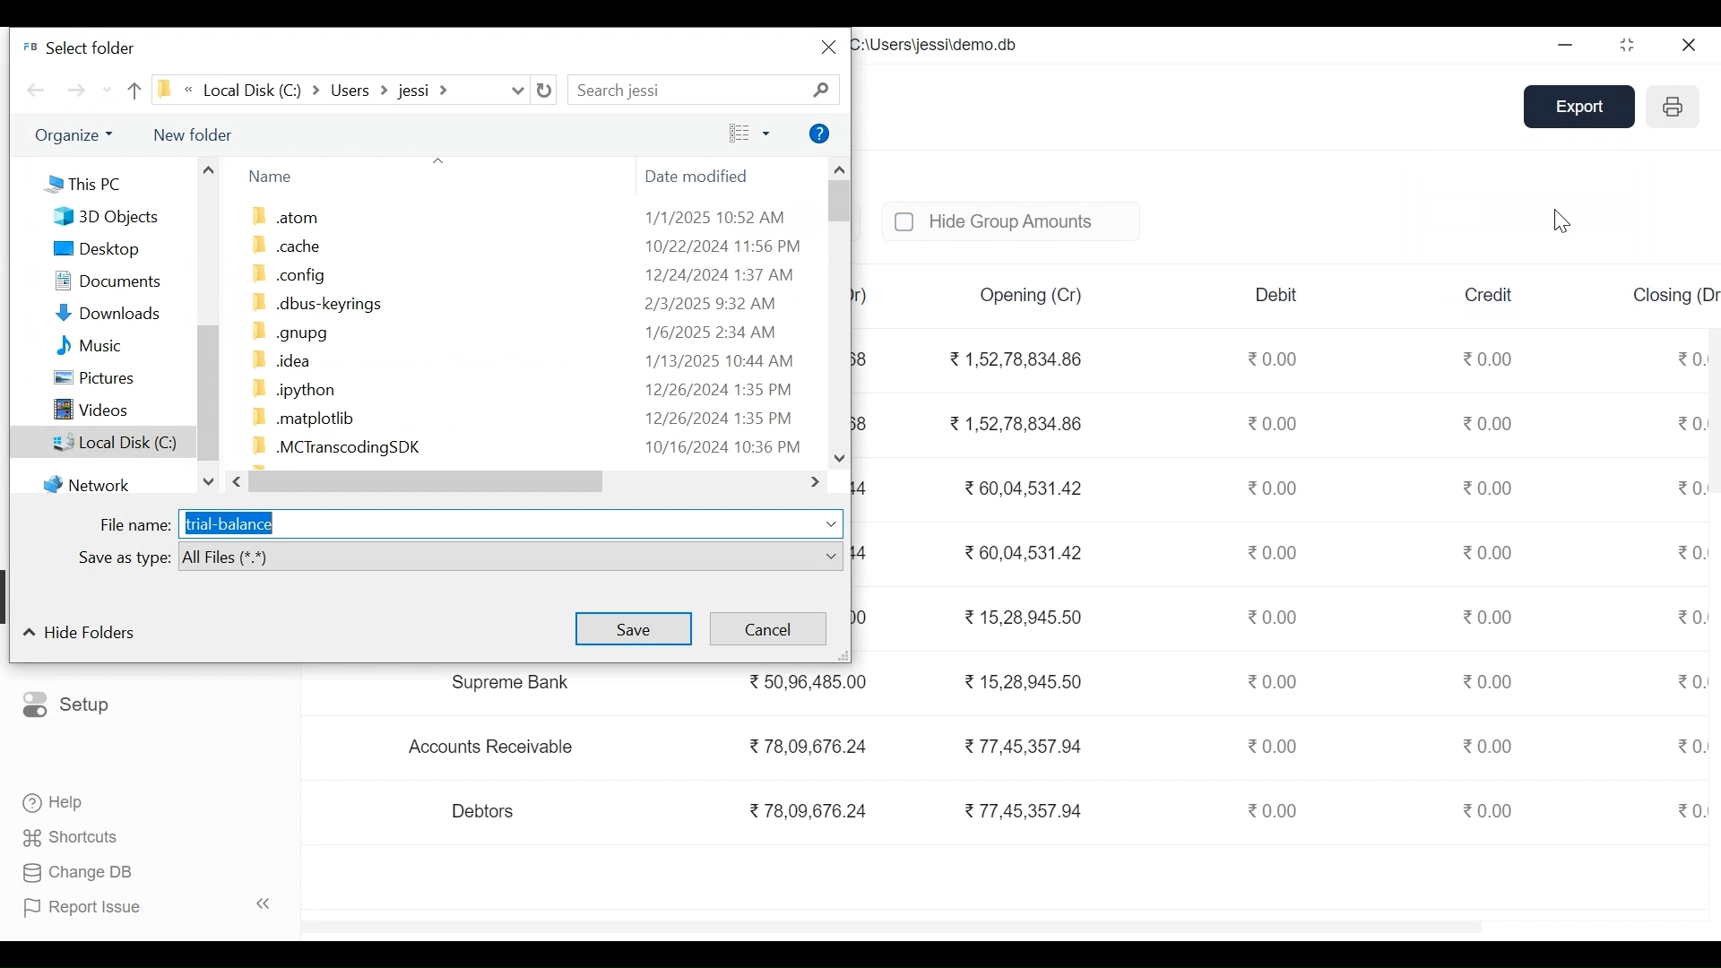 The height and width of the screenshot is (968, 1721). What do you see at coordinates (1018, 486) in the screenshot?
I see `60,04,531.42` at bounding box center [1018, 486].